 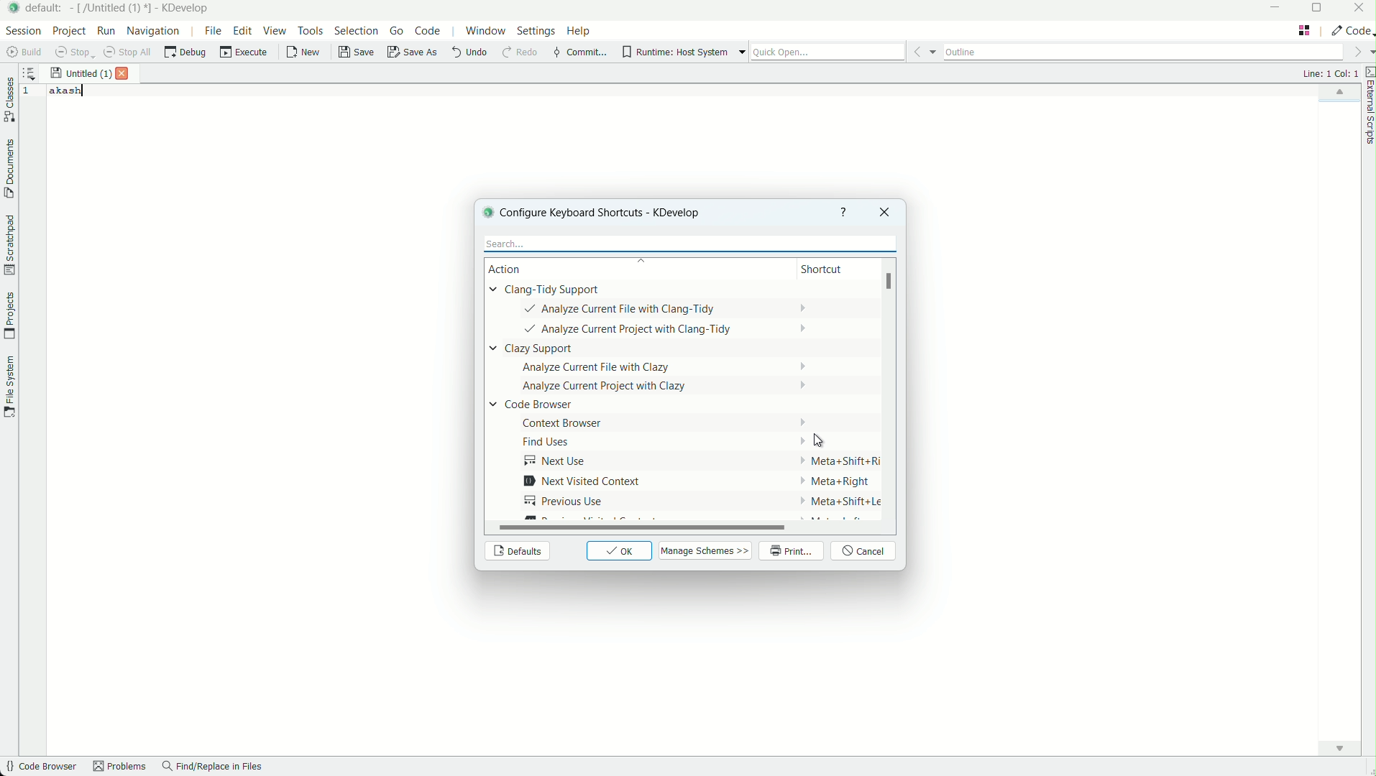 I want to click on defaults, so click(x=516, y=552).